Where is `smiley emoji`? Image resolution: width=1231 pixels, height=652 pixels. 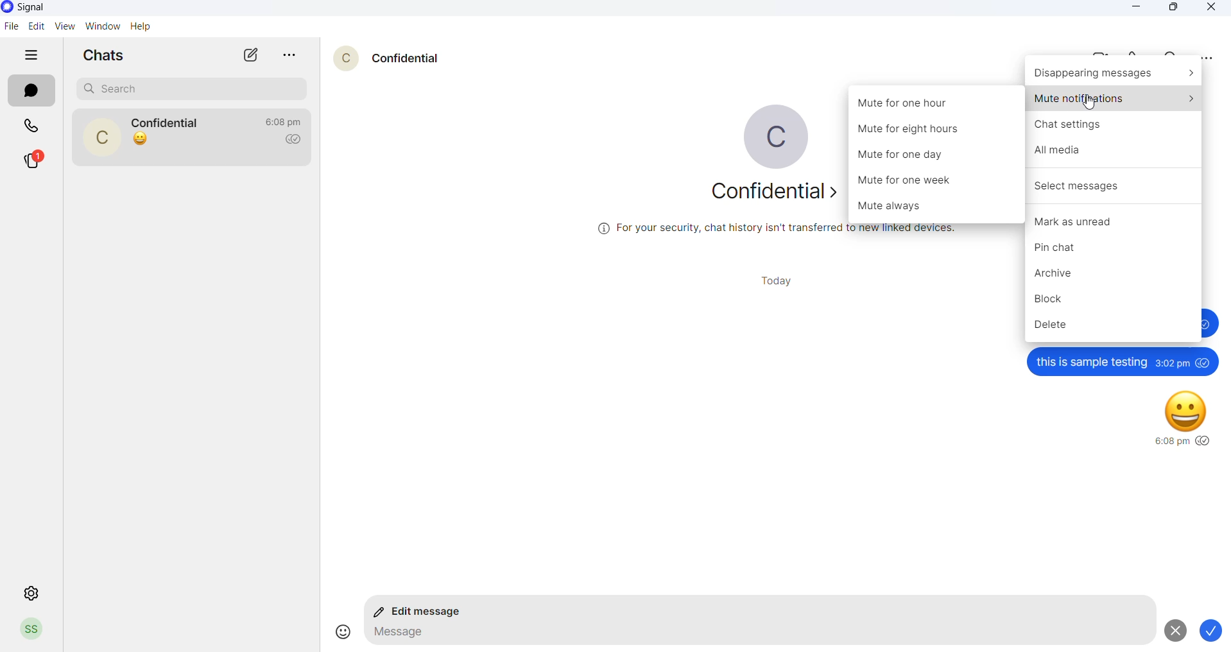
smiley emoji is located at coordinates (1187, 409).